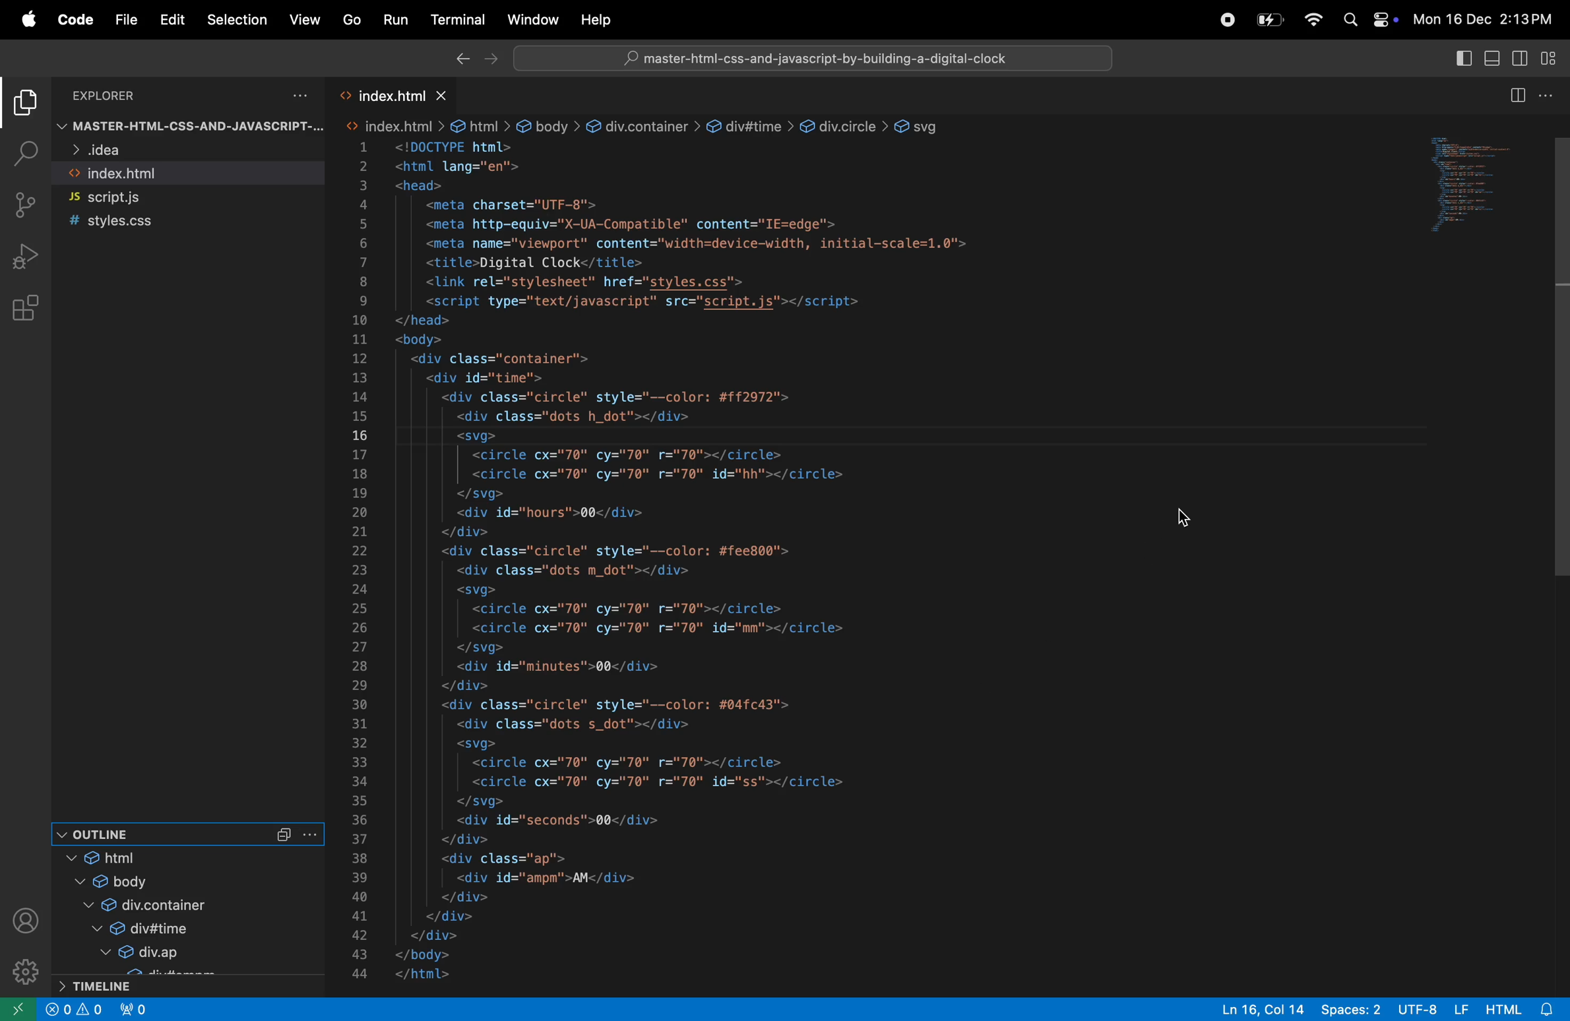  I want to click on idea, so click(167, 152).